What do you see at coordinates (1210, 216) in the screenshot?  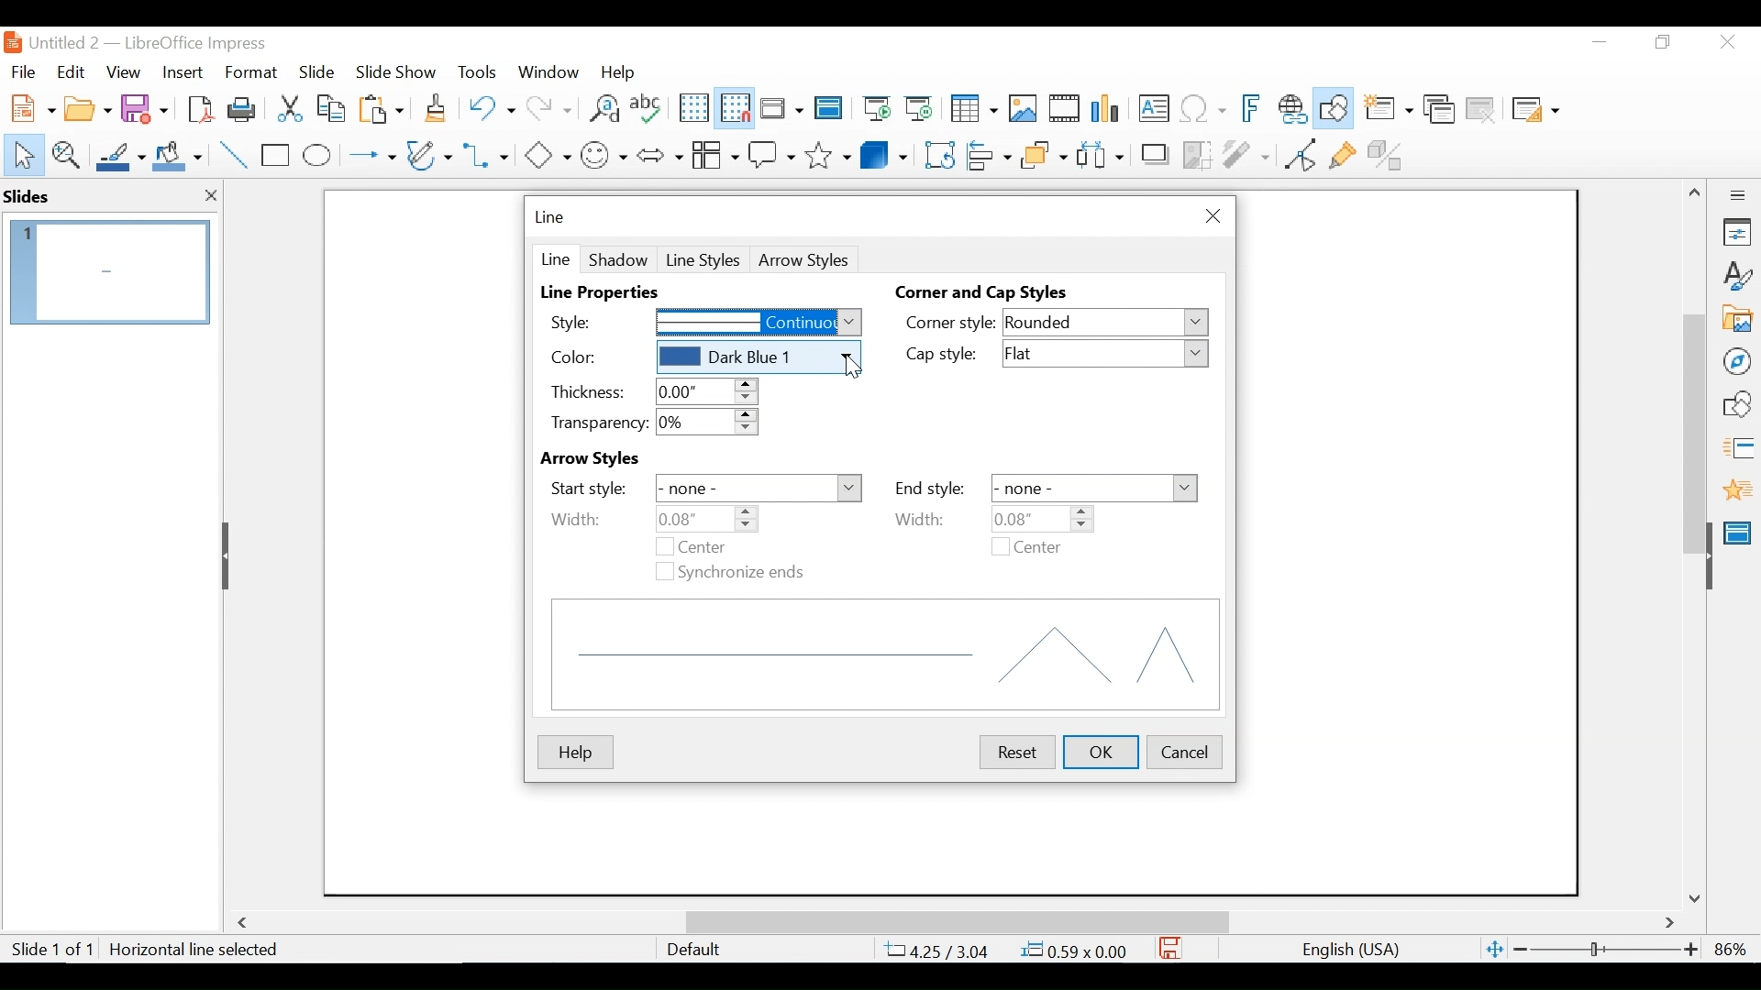 I see `Close` at bounding box center [1210, 216].